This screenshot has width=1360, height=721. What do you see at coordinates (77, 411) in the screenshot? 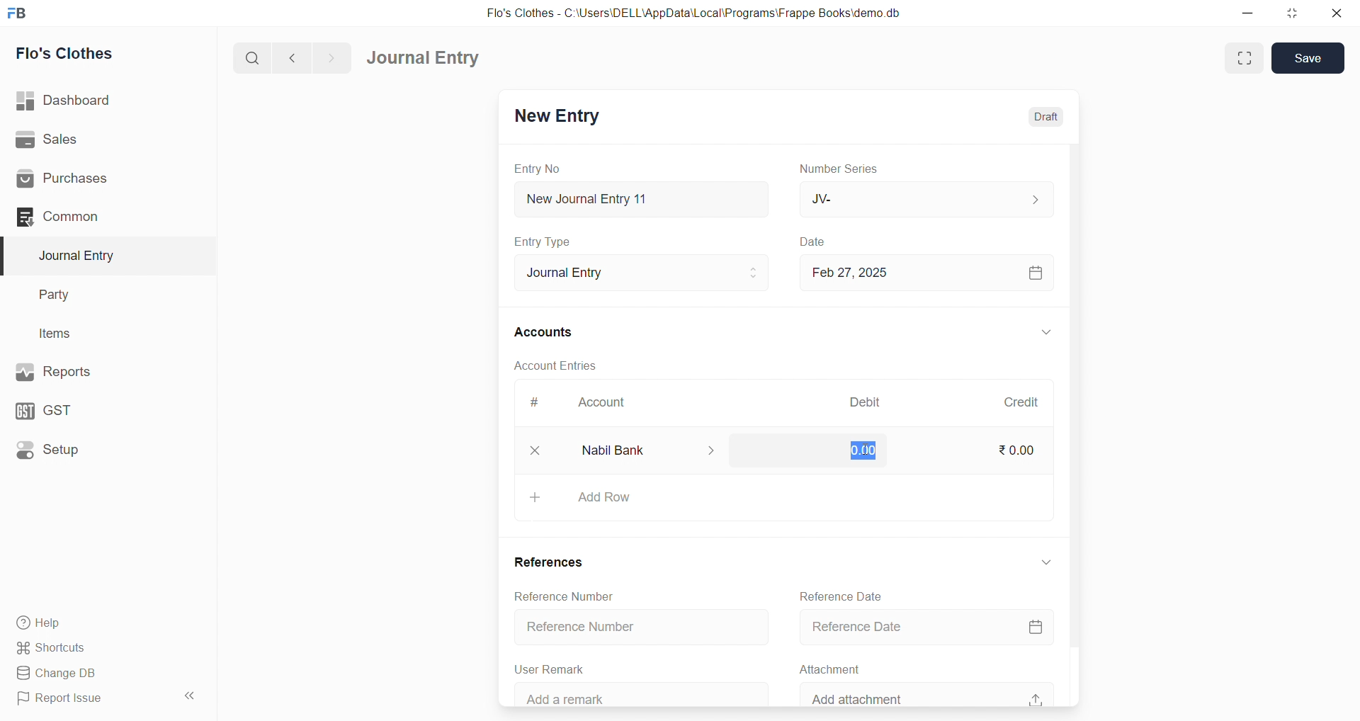
I see `GST` at bounding box center [77, 411].